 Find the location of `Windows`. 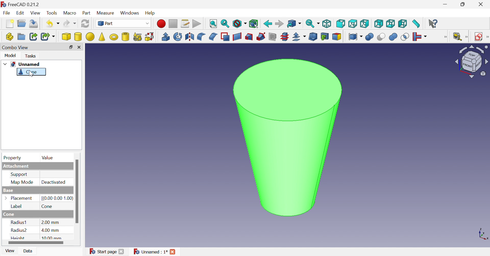

Windows is located at coordinates (129, 13).